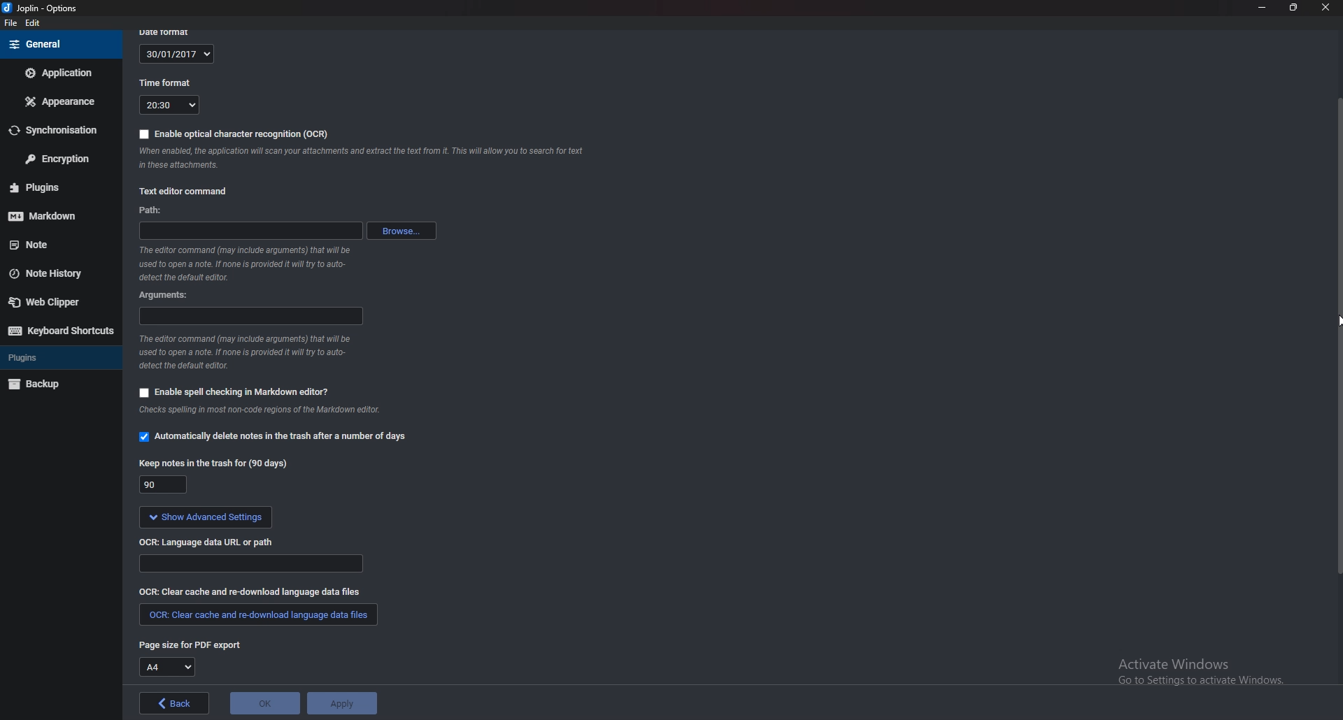 The height and width of the screenshot is (720, 1343). I want to click on Mark down, so click(52, 215).